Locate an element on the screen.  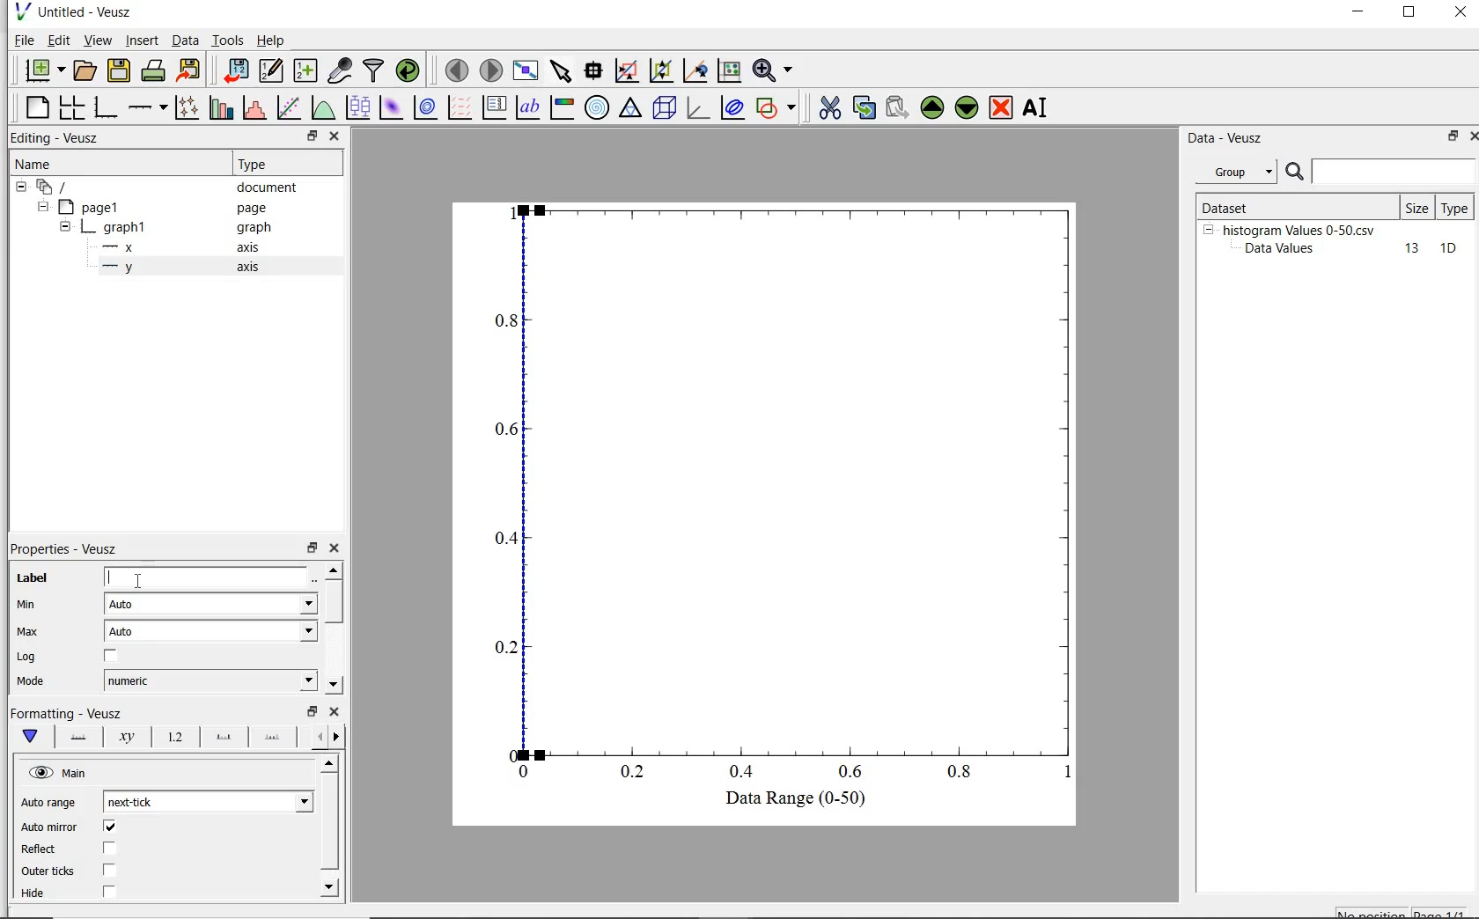
polar graph is located at coordinates (597, 107).